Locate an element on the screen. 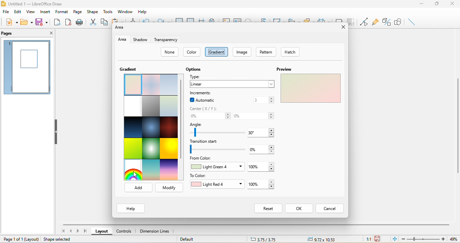  last page is located at coordinates (86, 231).